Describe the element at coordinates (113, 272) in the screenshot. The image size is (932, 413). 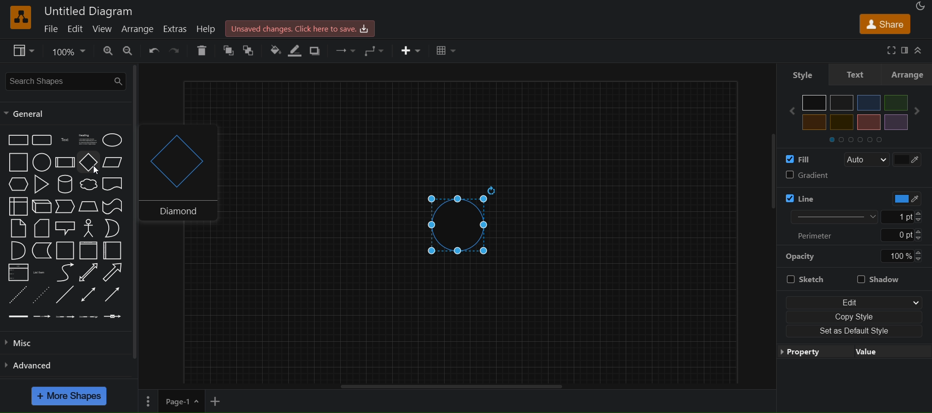
I see `arrow` at that location.